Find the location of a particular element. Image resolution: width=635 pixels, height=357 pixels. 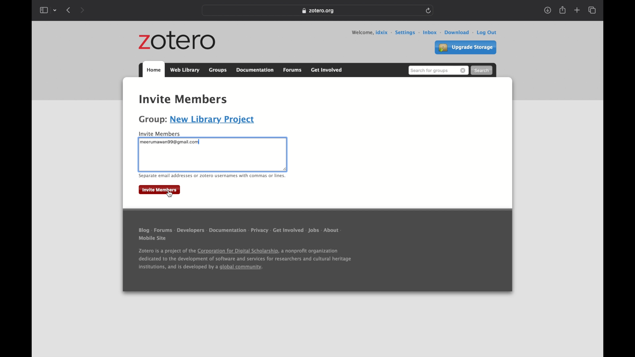

settings is located at coordinates (407, 32).